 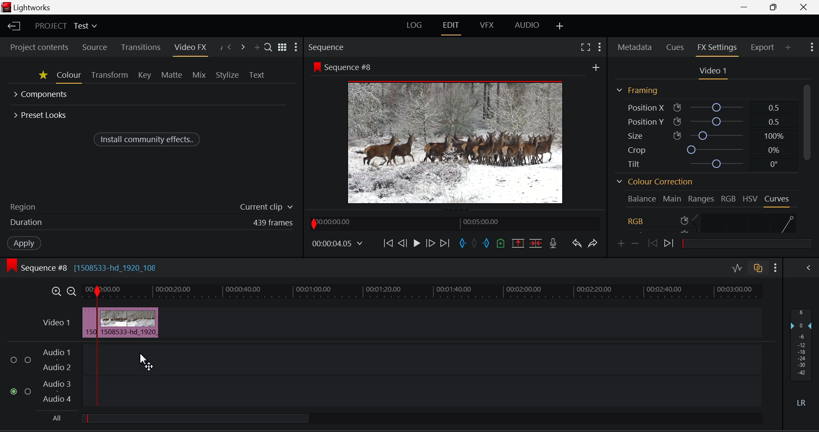 I want to click on Mix, so click(x=200, y=76).